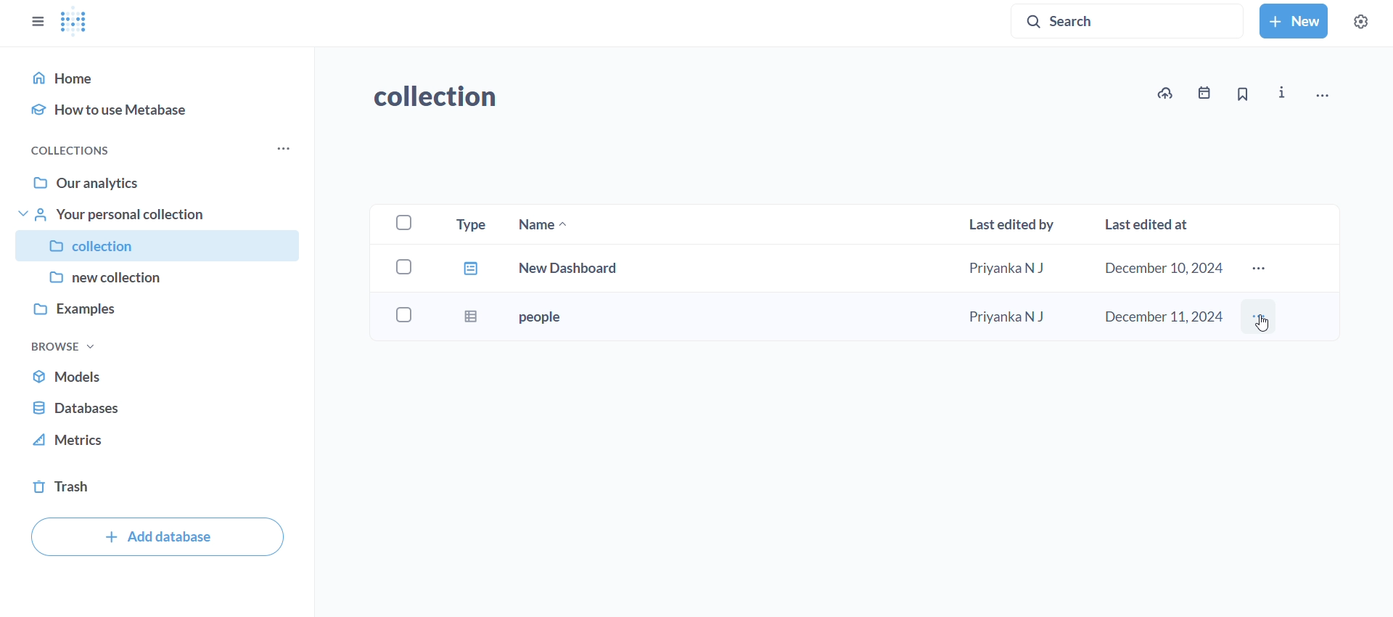 This screenshot has width=1393, height=617. What do you see at coordinates (75, 150) in the screenshot?
I see `collections` at bounding box center [75, 150].